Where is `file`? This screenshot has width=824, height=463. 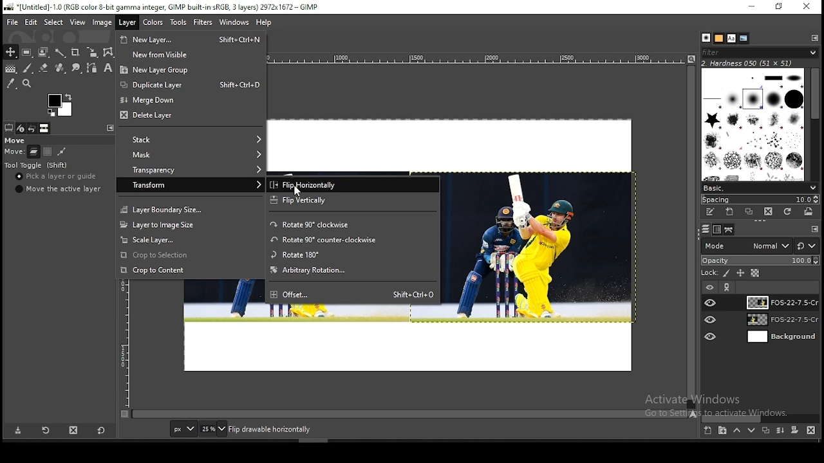 file is located at coordinates (12, 21).